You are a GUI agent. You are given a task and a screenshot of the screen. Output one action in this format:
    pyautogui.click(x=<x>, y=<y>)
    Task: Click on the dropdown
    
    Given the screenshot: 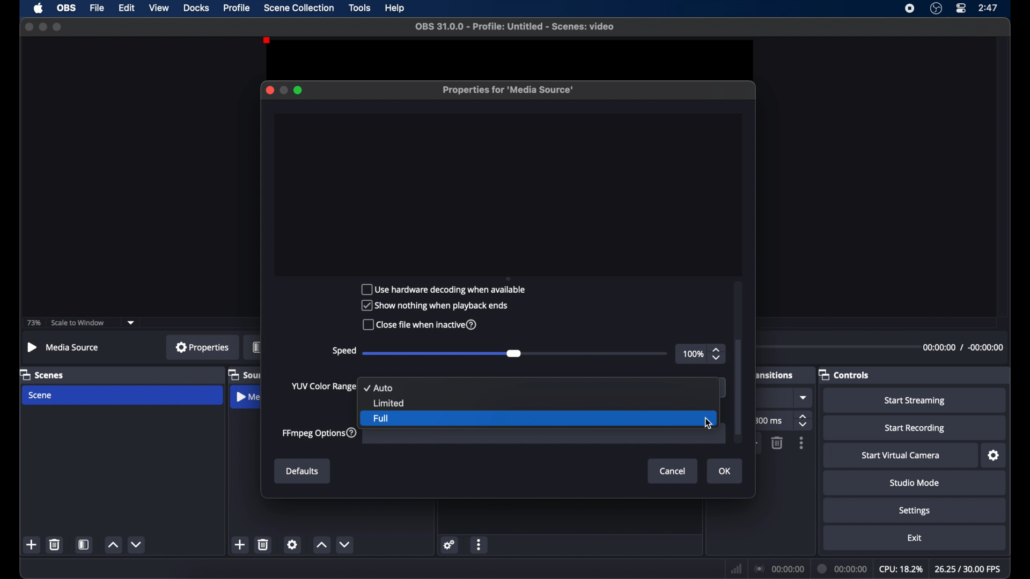 What is the action you would take?
    pyautogui.click(x=804, y=397)
    